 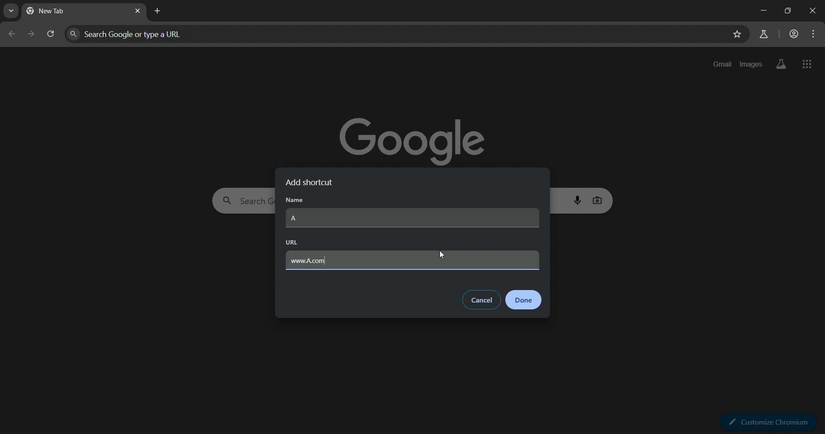 What do you see at coordinates (814, 34) in the screenshot?
I see `menu` at bounding box center [814, 34].